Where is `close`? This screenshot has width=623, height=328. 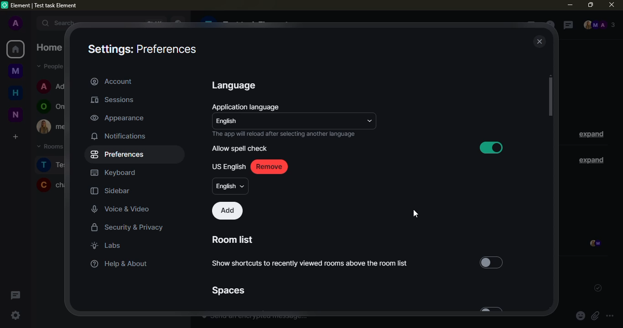
close is located at coordinates (540, 42).